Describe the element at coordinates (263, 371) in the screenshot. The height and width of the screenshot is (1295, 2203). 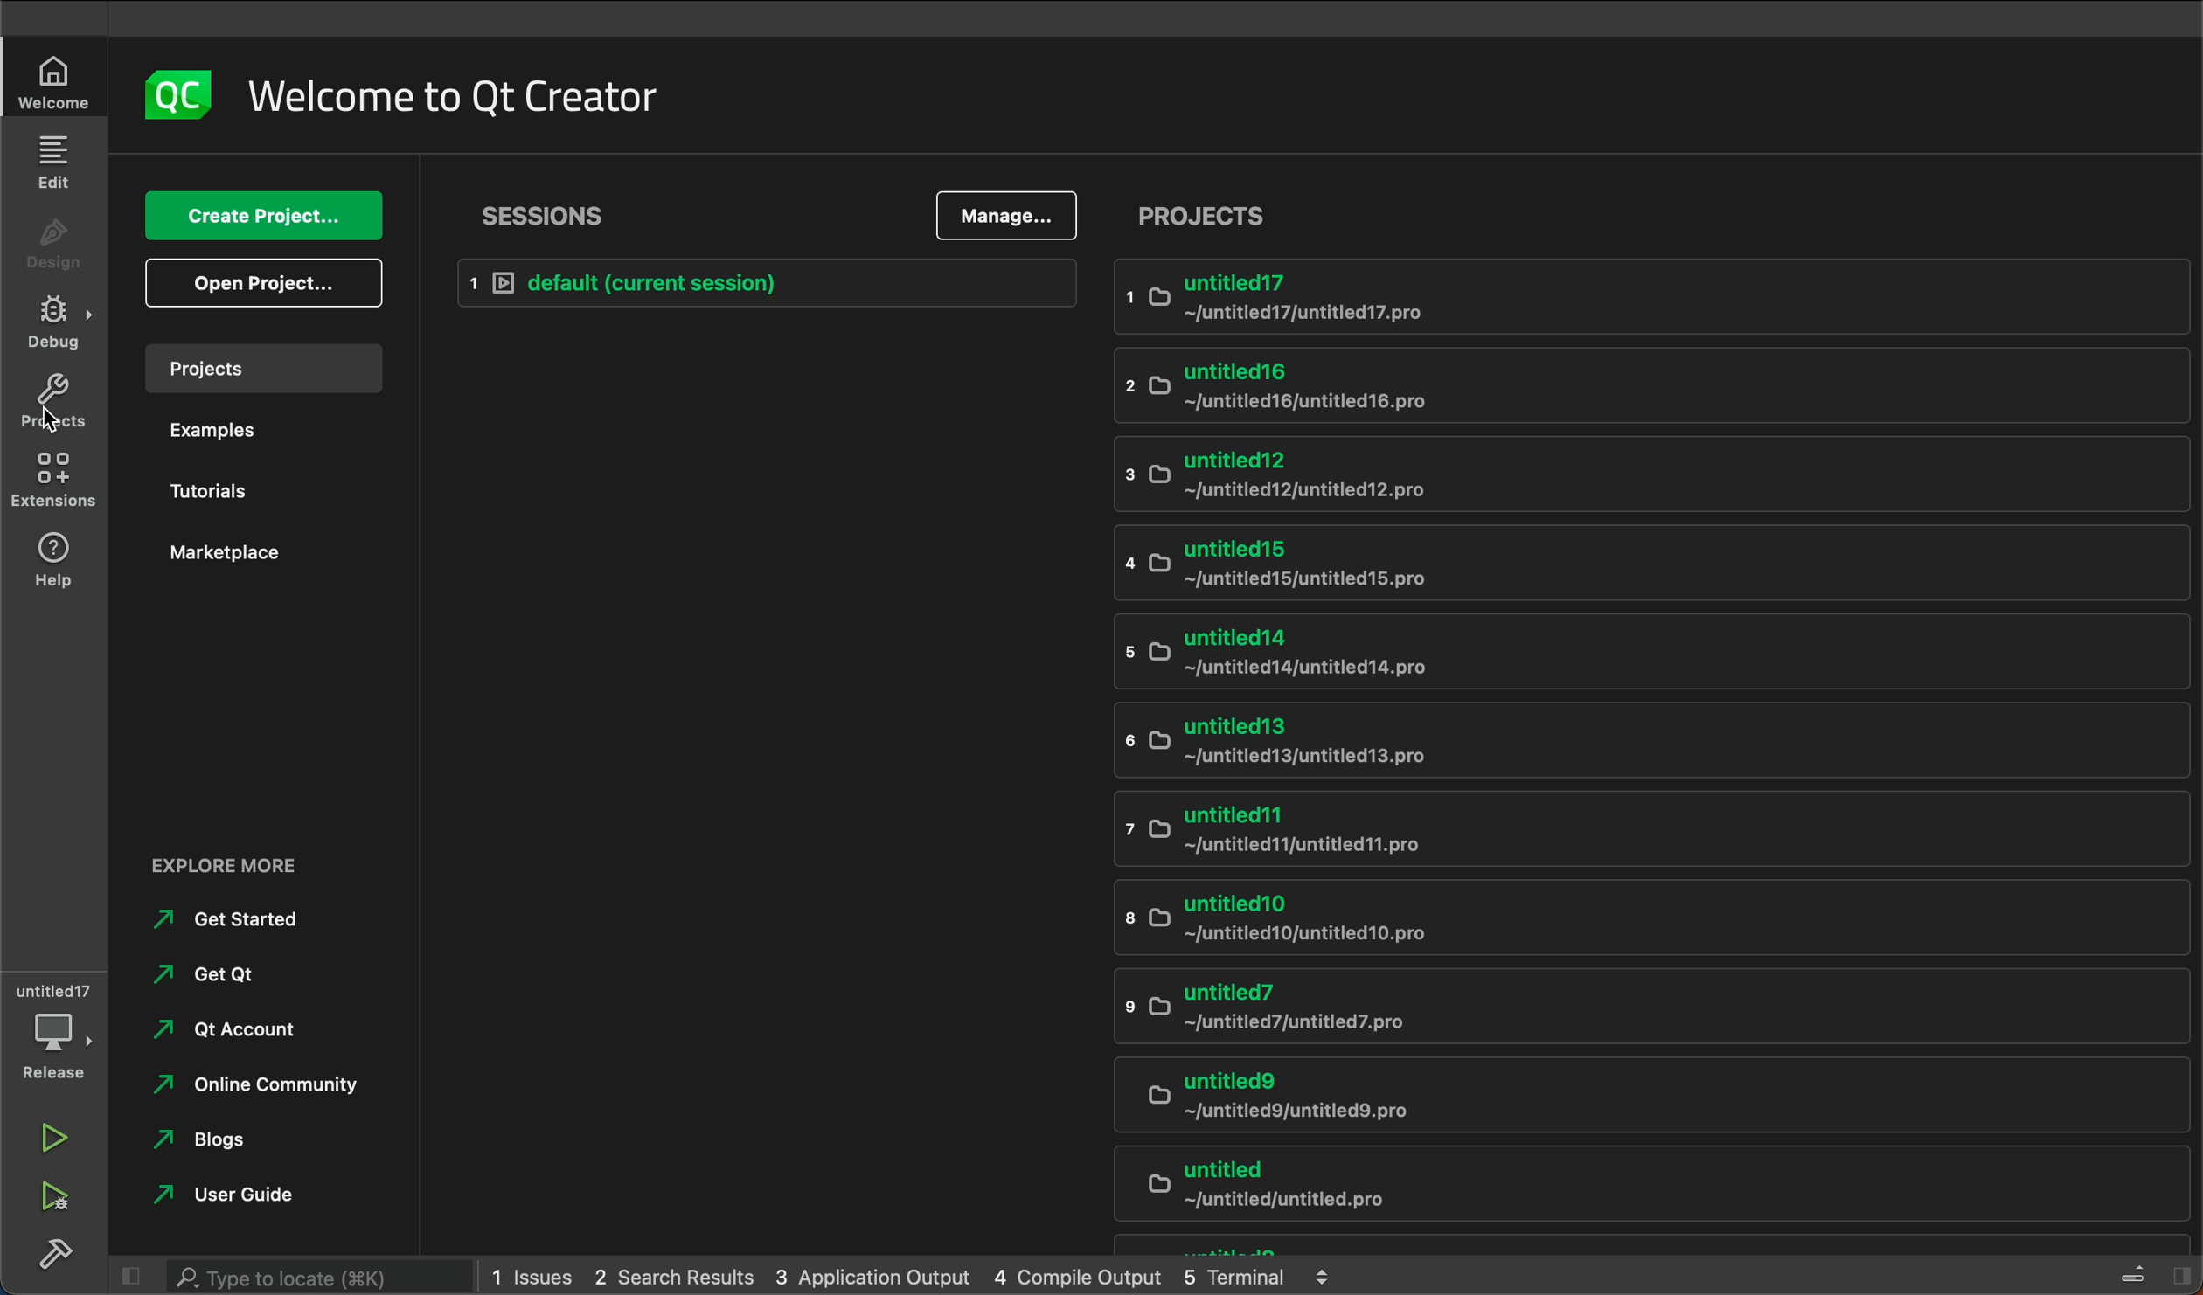
I see `projects` at that location.